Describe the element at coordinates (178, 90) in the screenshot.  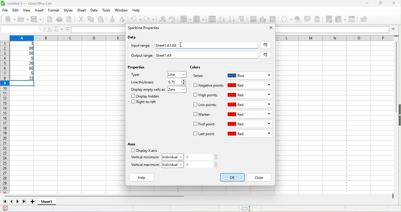
I see `zero` at that location.